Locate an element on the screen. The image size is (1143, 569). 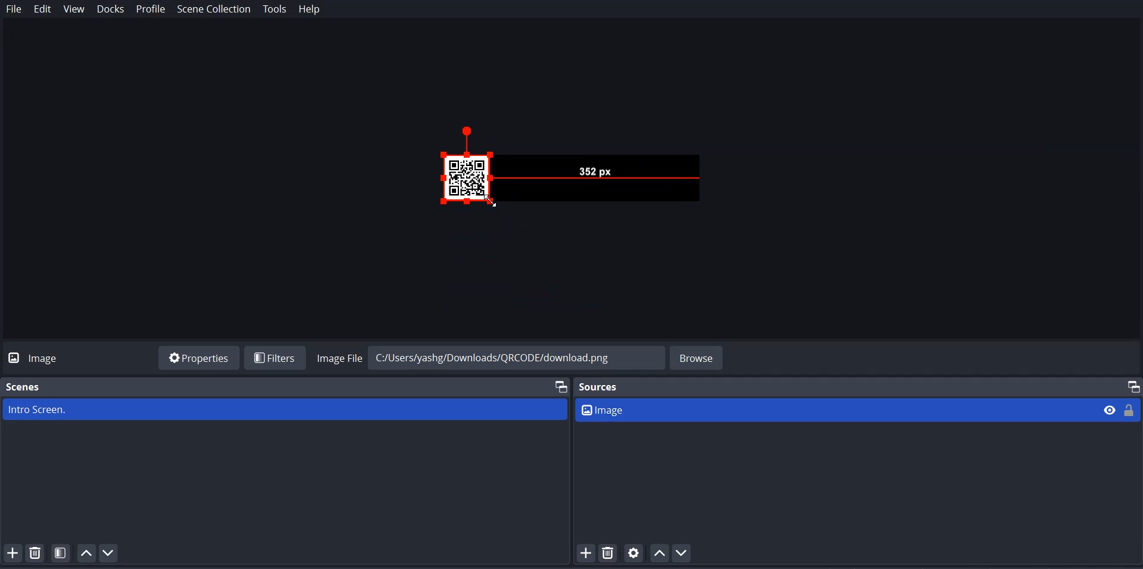
Remove Selected Source is located at coordinates (608, 553).